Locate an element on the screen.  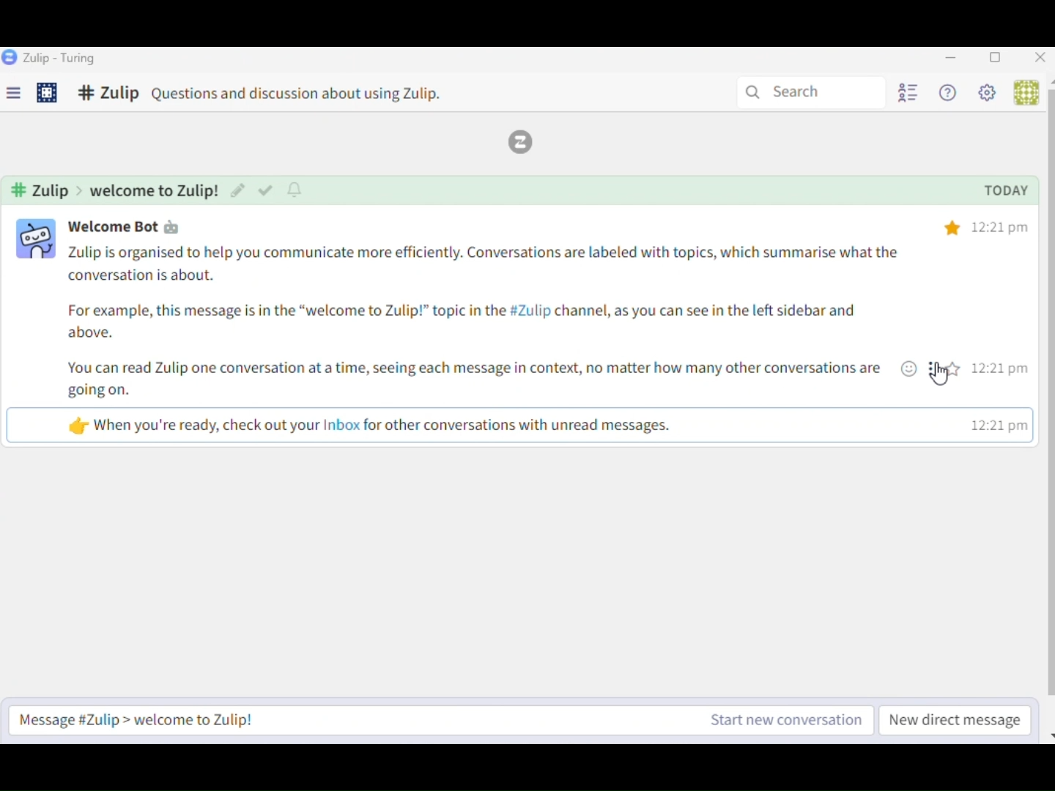
star is located at coordinates (953, 370).